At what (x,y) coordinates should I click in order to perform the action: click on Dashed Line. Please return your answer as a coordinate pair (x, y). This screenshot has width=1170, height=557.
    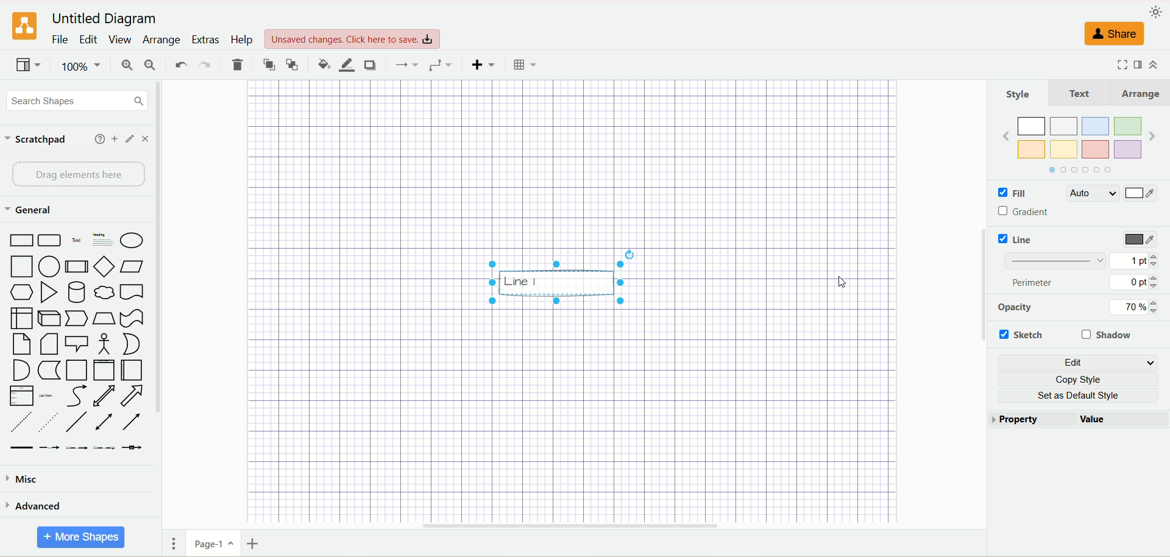
    Looking at the image, I should click on (21, 422).